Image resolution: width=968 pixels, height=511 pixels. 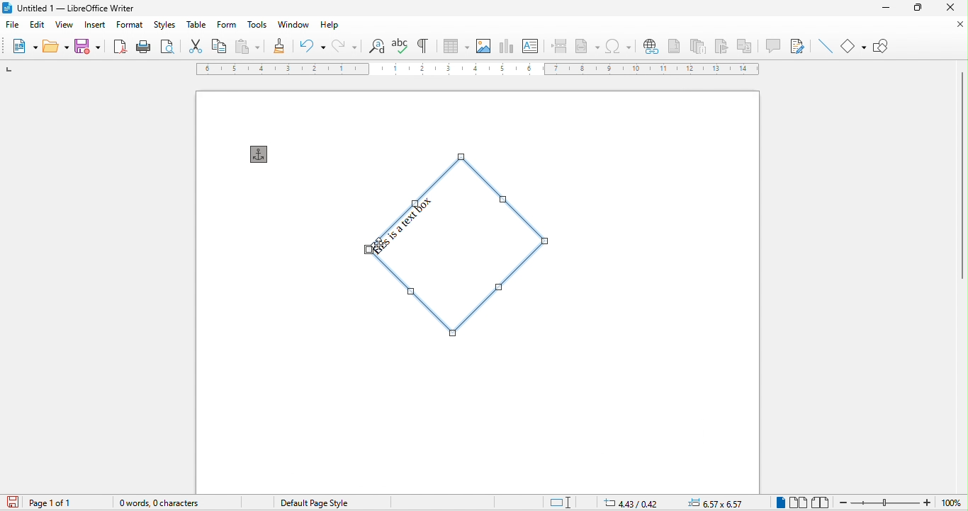 What do you see at coordinates (39, 25) in the screenshot?
I see `edit` at bounding box center [39, 25].